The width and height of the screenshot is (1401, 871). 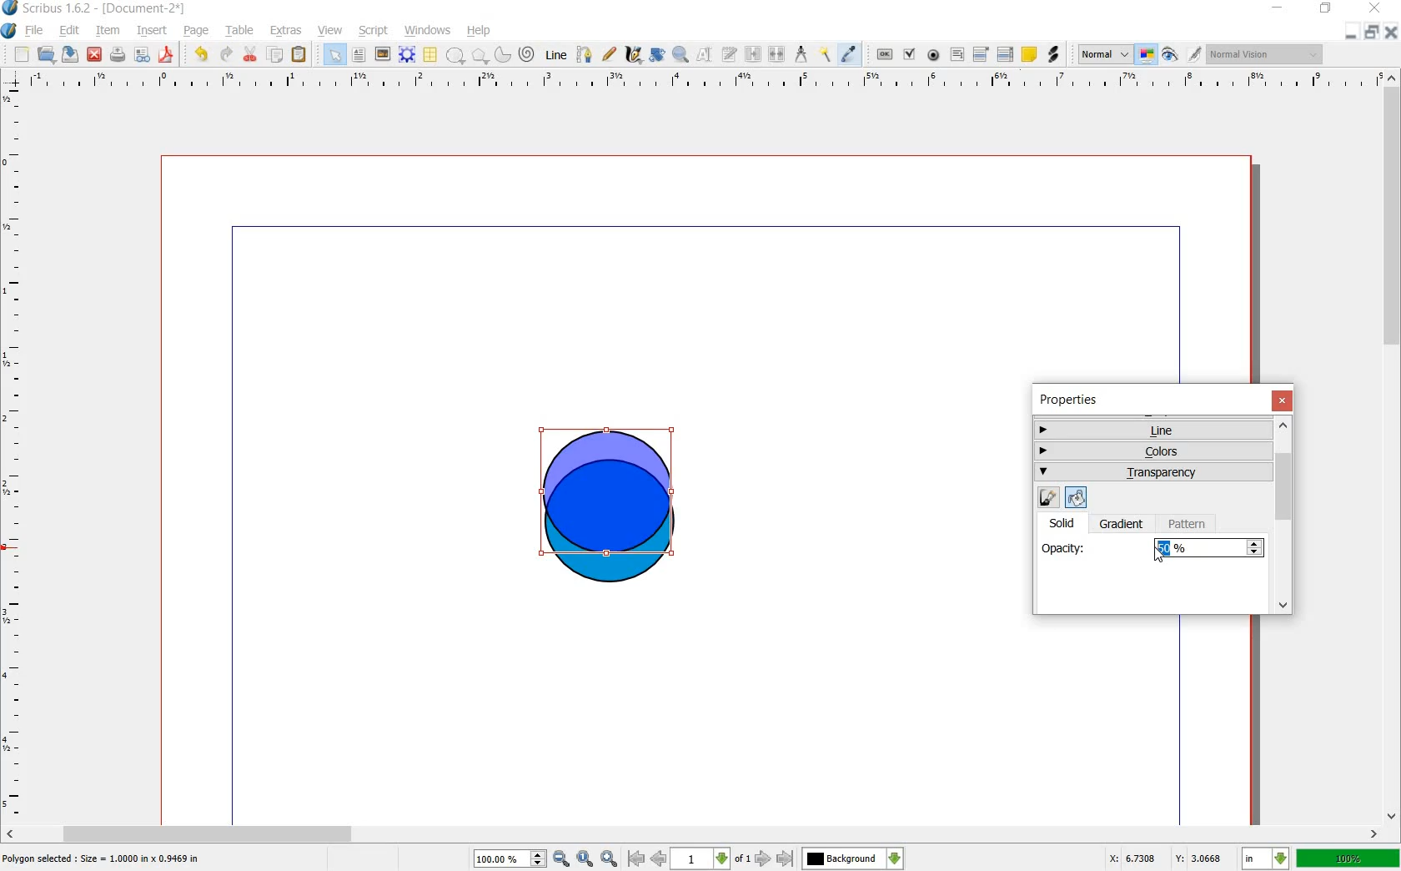 I want to click on cut, so click(x=252, y=55).